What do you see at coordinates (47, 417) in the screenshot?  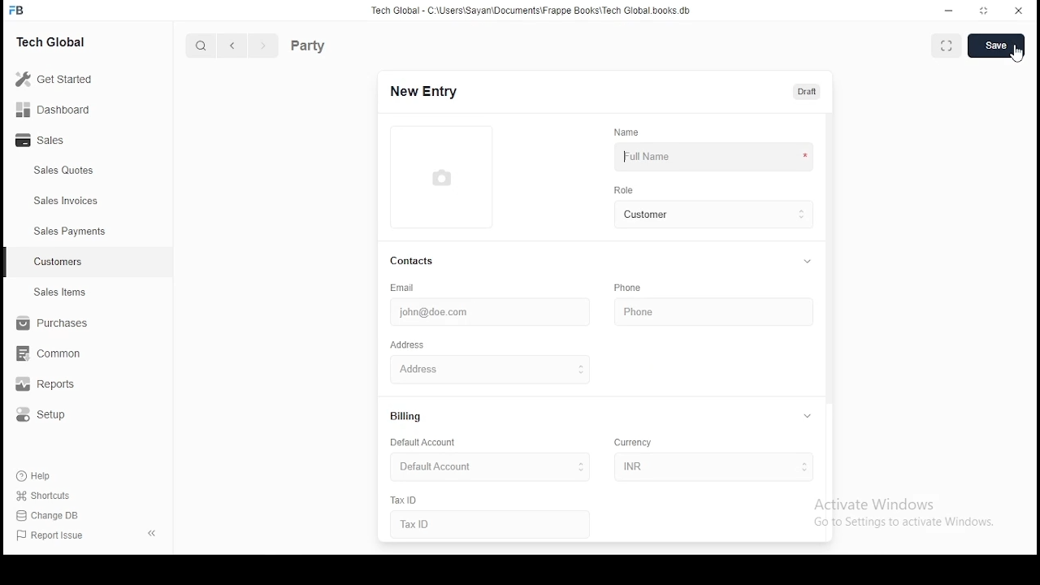 I see `setup` at bounding box center [47, 417].